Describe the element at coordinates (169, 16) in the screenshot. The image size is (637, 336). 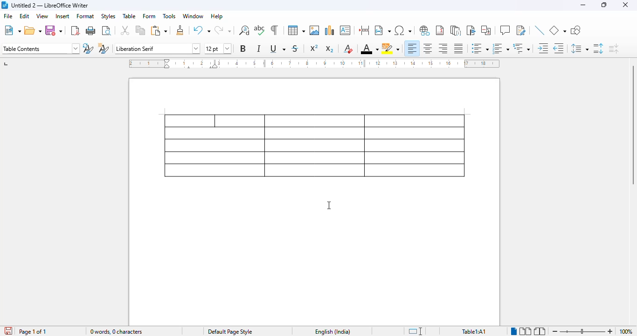
I see `tools` at that location.